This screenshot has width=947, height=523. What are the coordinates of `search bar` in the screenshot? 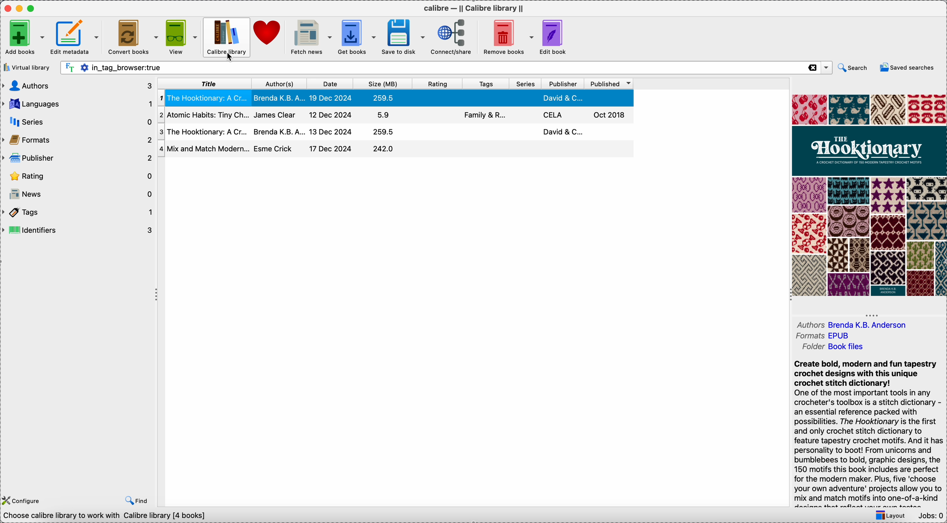 It's located at (432, 68).